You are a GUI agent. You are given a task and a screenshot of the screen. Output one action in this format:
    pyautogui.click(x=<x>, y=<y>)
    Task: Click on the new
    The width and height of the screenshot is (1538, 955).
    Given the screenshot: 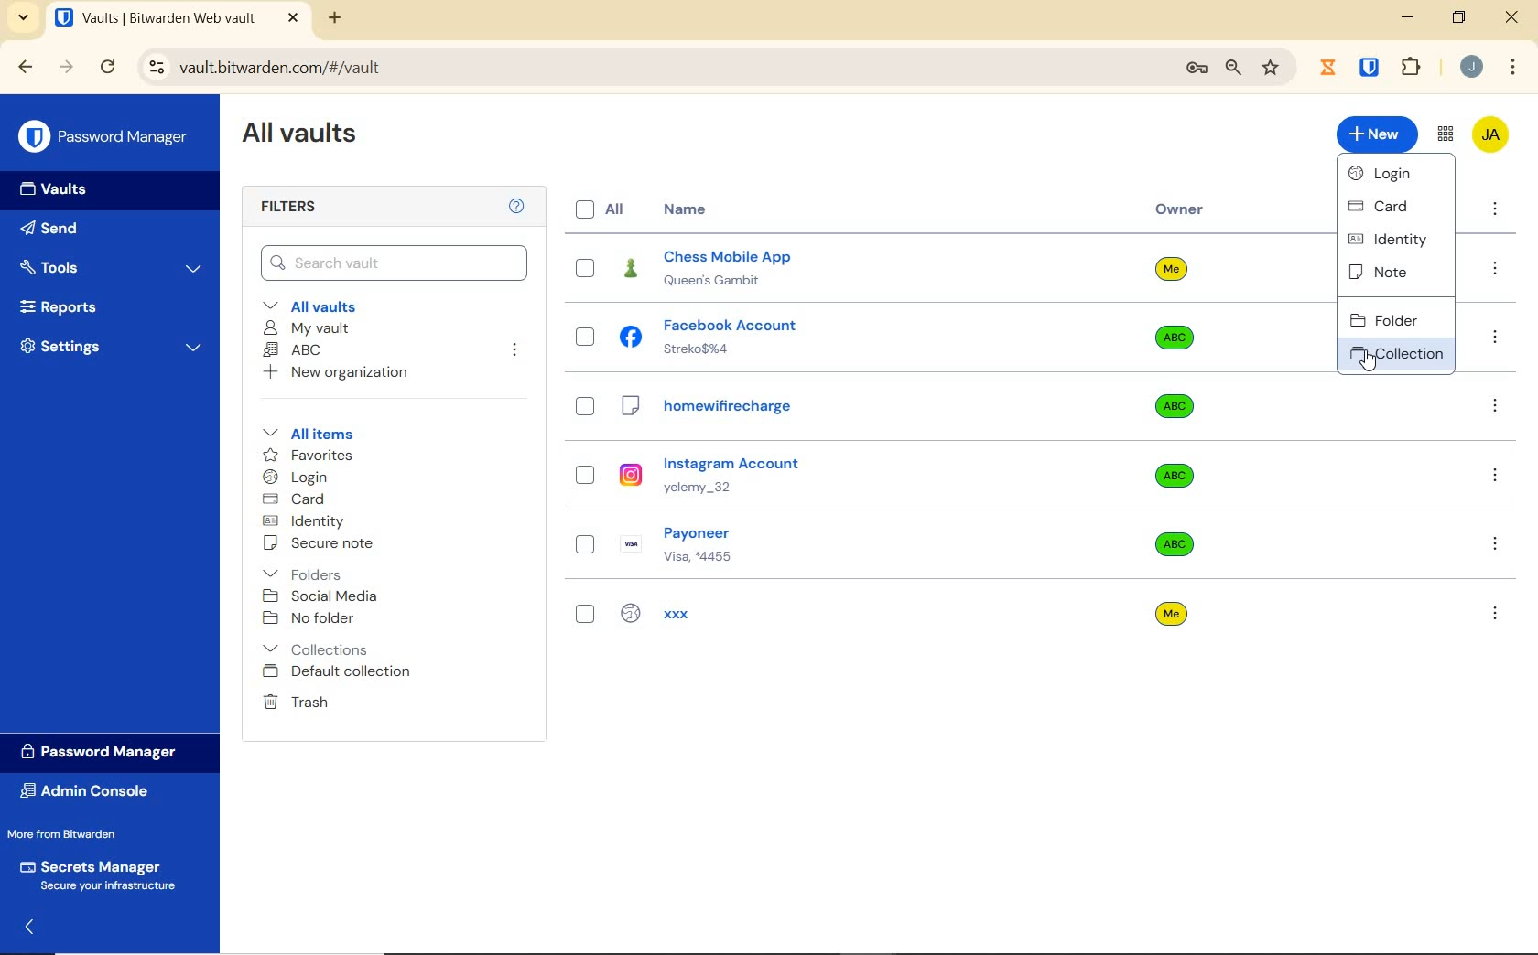 What is the action you would take?
    pyautogui.click(x=1377, y=134)
    